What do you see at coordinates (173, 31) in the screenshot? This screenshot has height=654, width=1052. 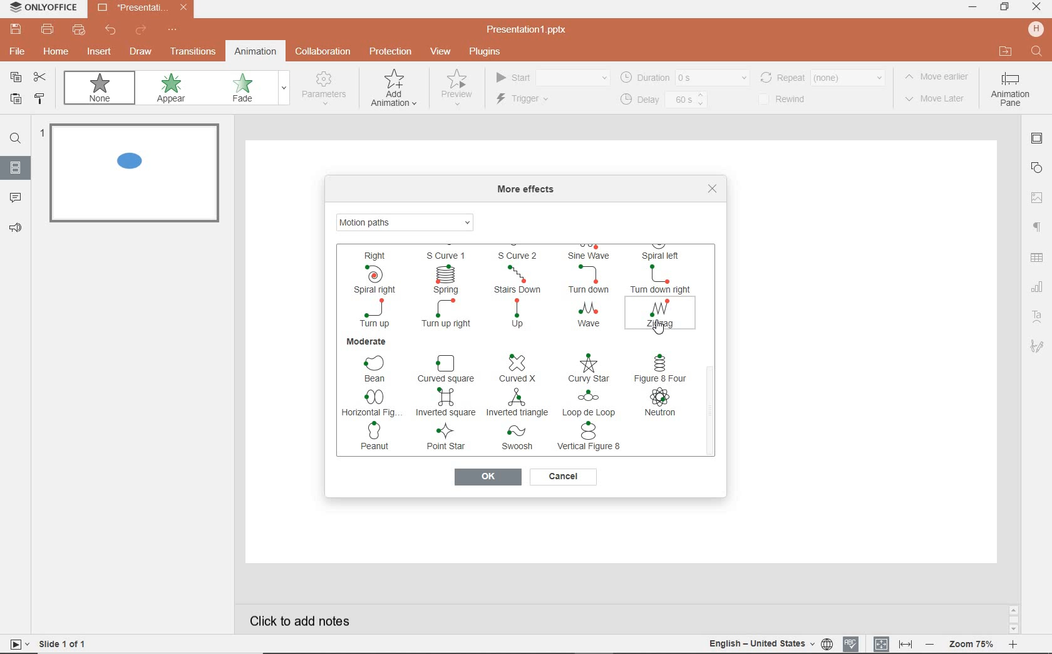 I see `customize quick access toolbar` at bounding box center [173, 31].